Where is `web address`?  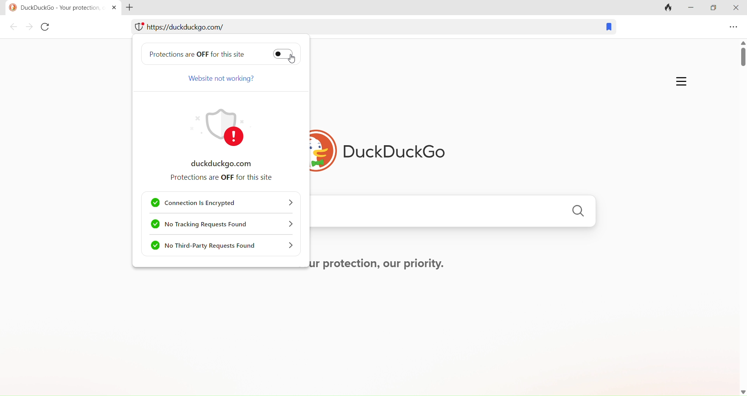
web address is located at coordinates (196, 30).